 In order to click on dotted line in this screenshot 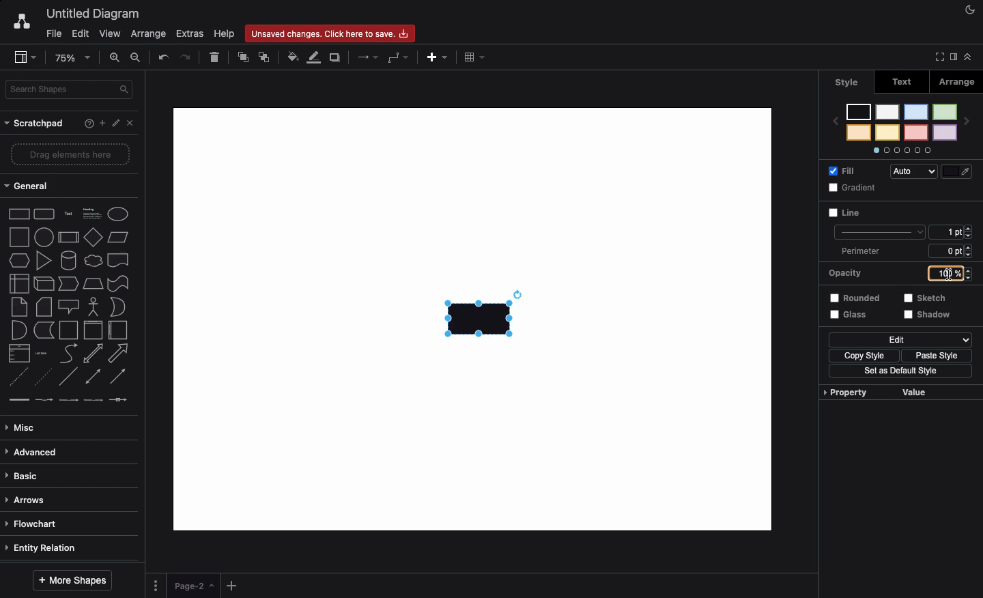, I will do `click(43, 378)`.